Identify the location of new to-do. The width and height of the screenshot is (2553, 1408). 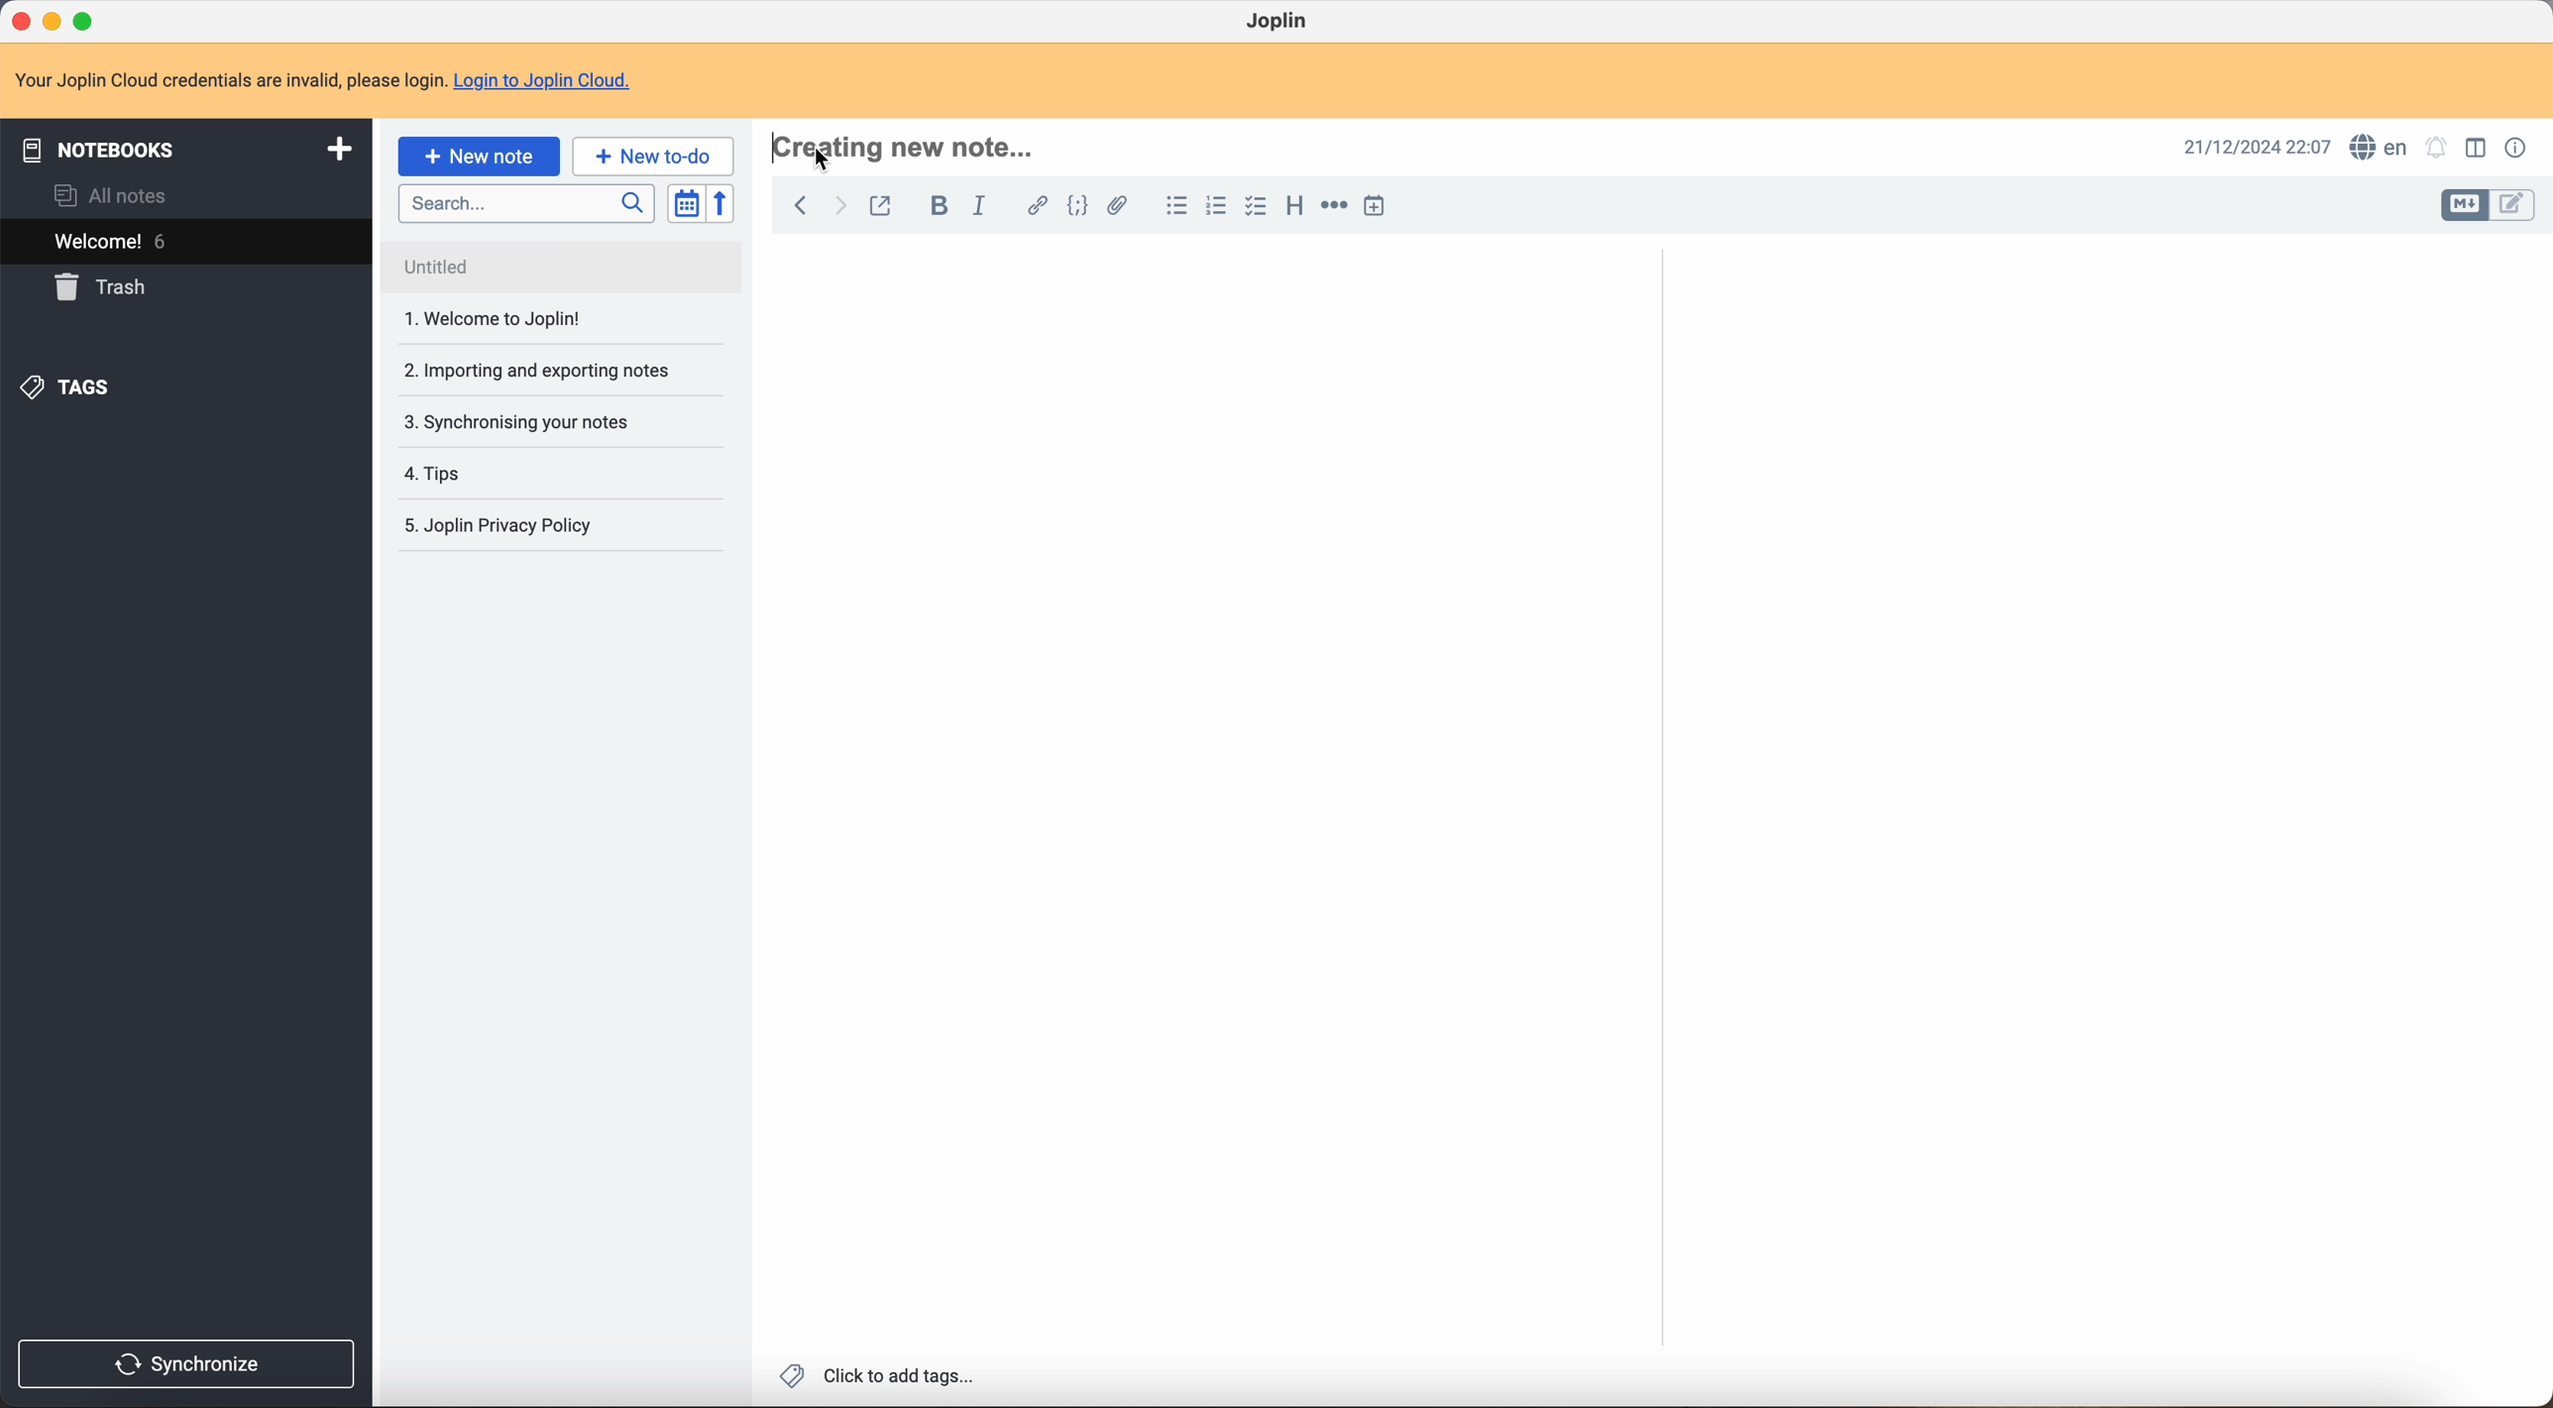
(652, 155).